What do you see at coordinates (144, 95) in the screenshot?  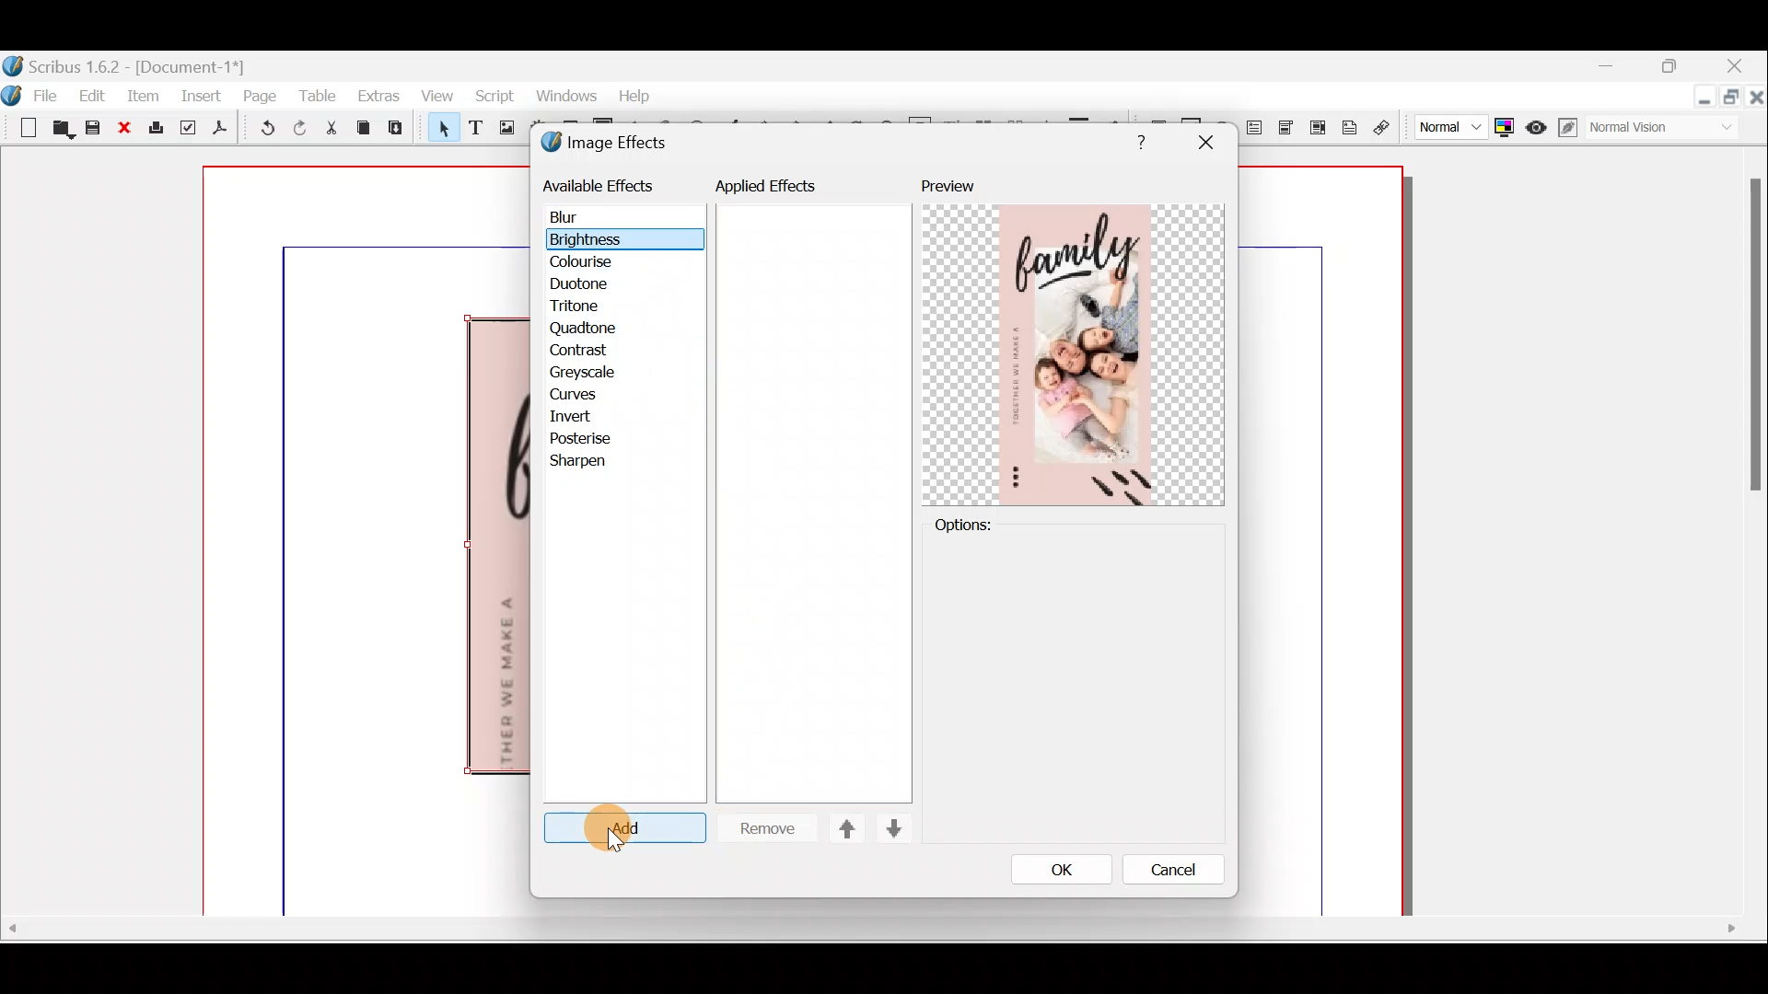 I see `Item` at bounding box center [144, 95].